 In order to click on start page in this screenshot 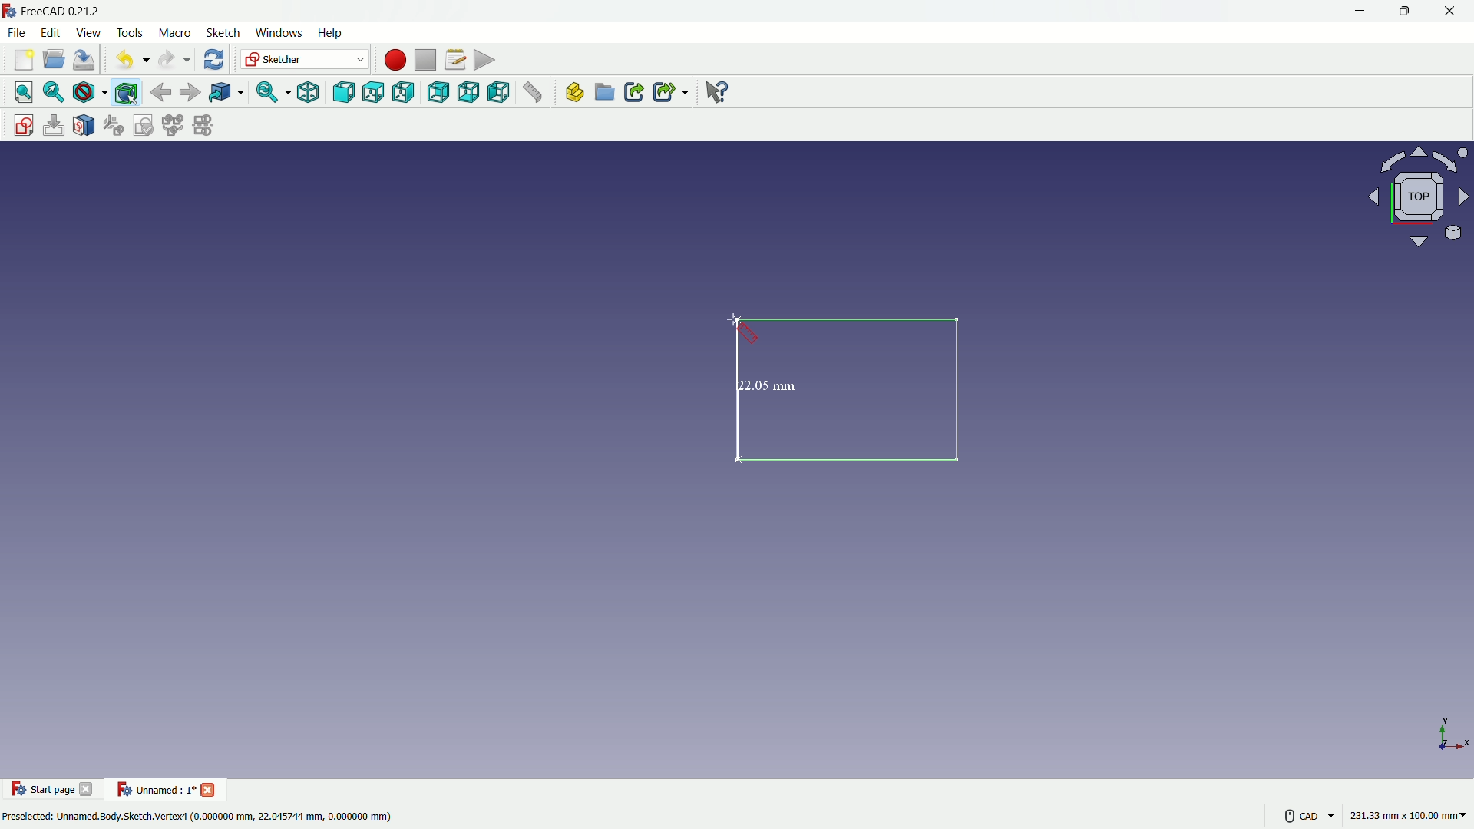, I will do `click(42, 790)`.